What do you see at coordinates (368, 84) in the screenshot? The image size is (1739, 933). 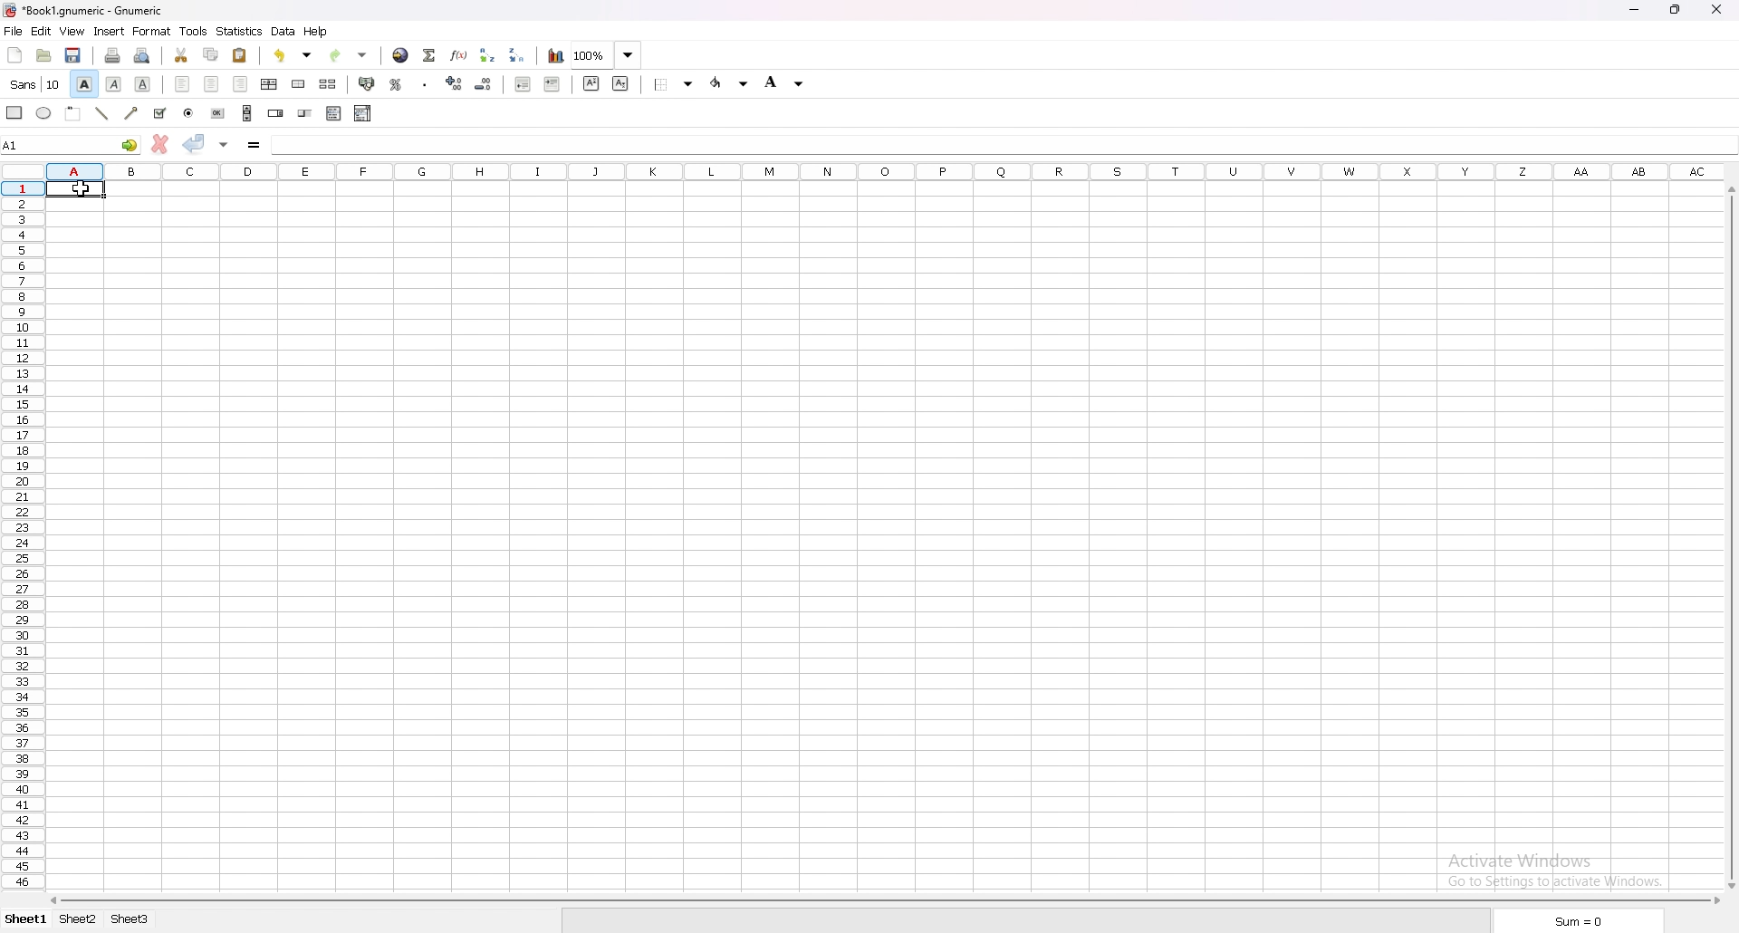 I see `accounting` at bounding box center [368, 84].